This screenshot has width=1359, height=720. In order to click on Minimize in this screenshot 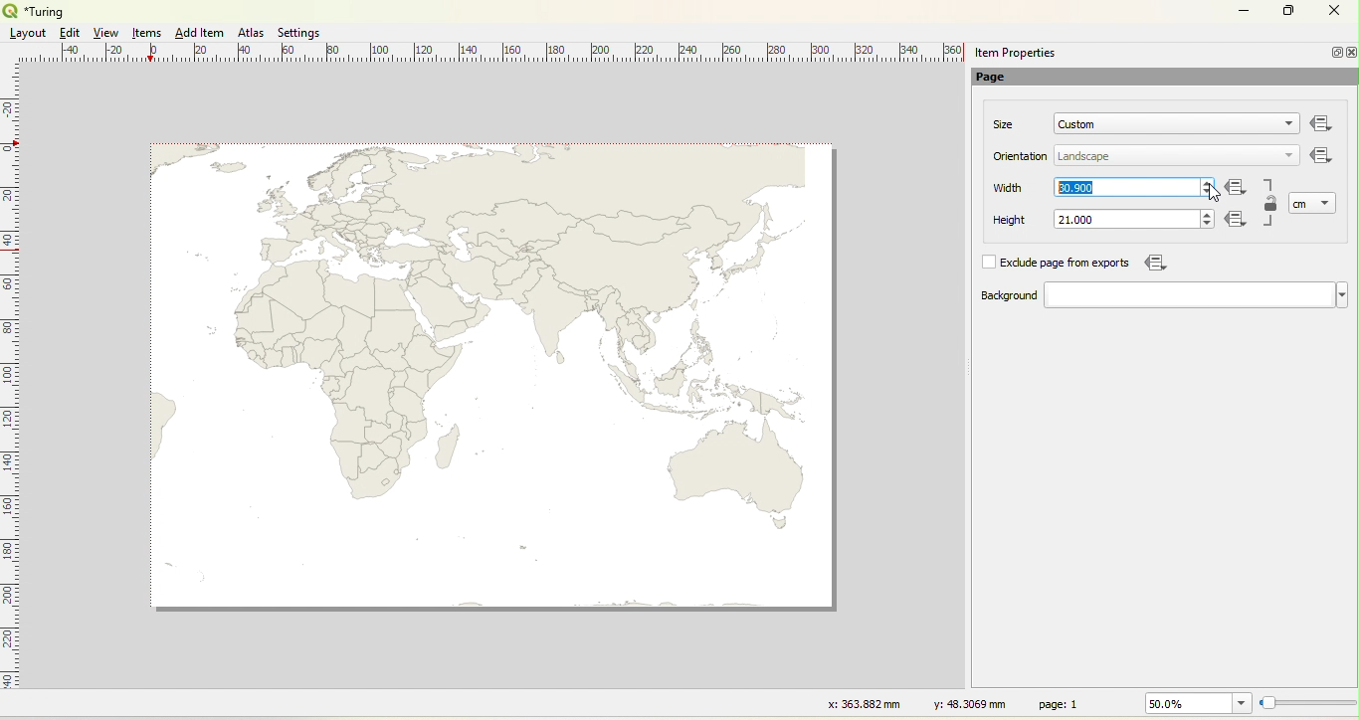, I will do `click(1244, 9)`.